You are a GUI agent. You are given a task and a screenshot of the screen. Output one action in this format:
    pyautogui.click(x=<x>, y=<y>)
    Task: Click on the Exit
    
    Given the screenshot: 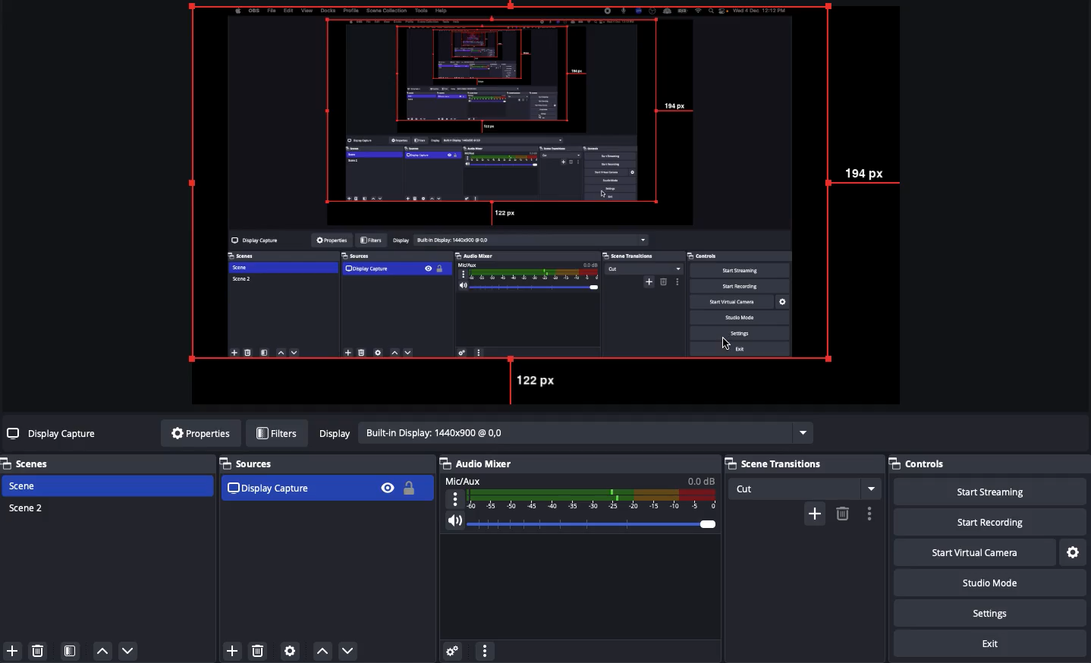 What is the action you would take?
    pyautogui.click(x=992, y=645)
    